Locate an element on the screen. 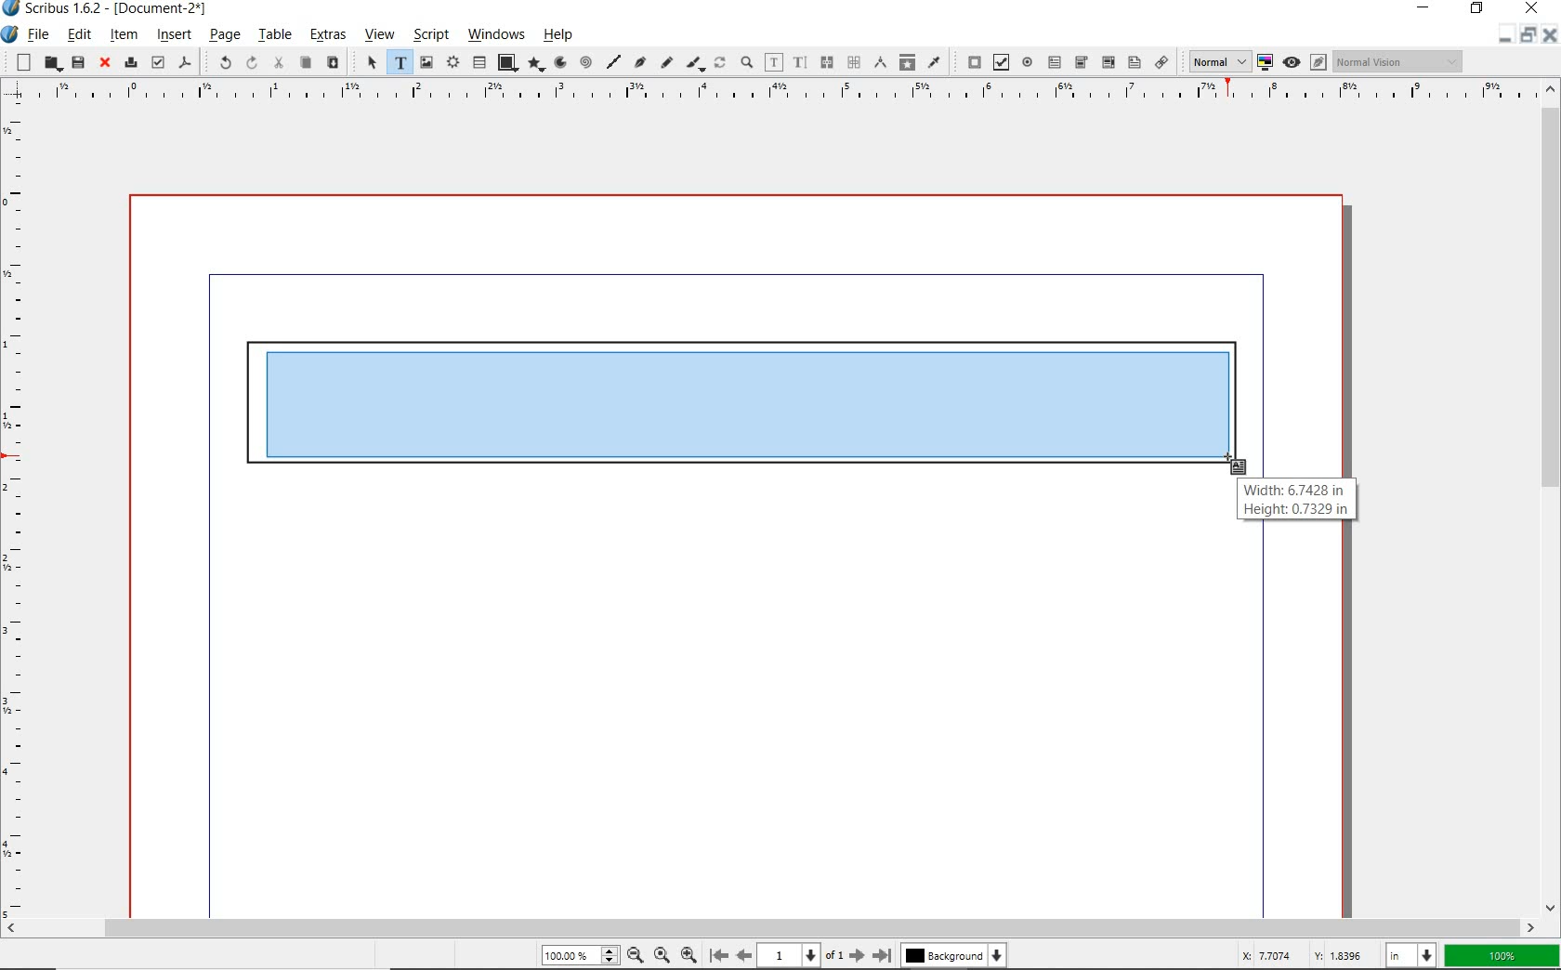  minimize is located at coordinates (1424, 8).